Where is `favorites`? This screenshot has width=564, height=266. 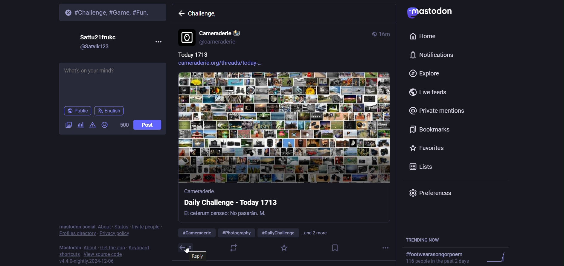 favorites is located at coordinates (427, 147).